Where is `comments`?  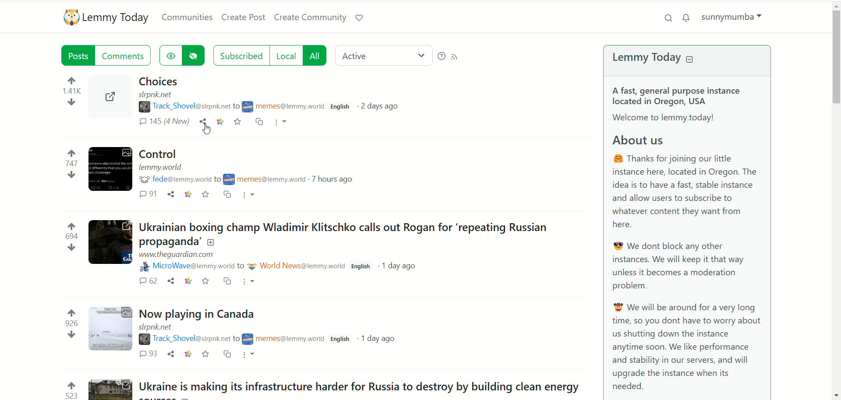 comments is located at coordinates (150, 354).